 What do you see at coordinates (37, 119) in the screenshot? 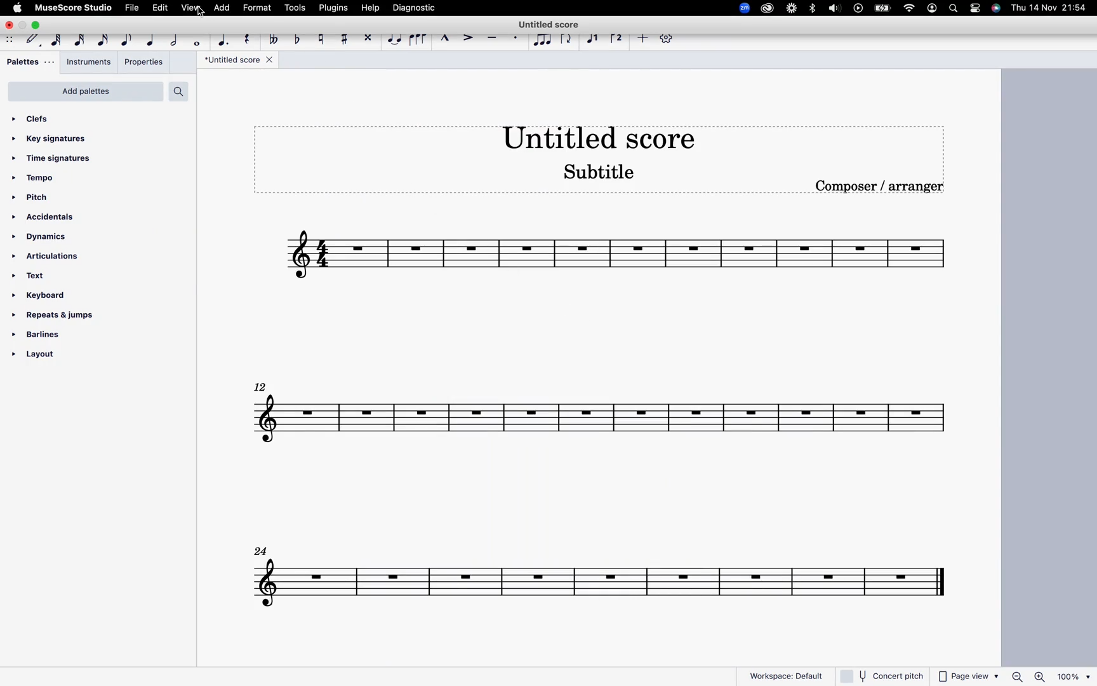
I see `clefs` at bounding box center [37, 119].